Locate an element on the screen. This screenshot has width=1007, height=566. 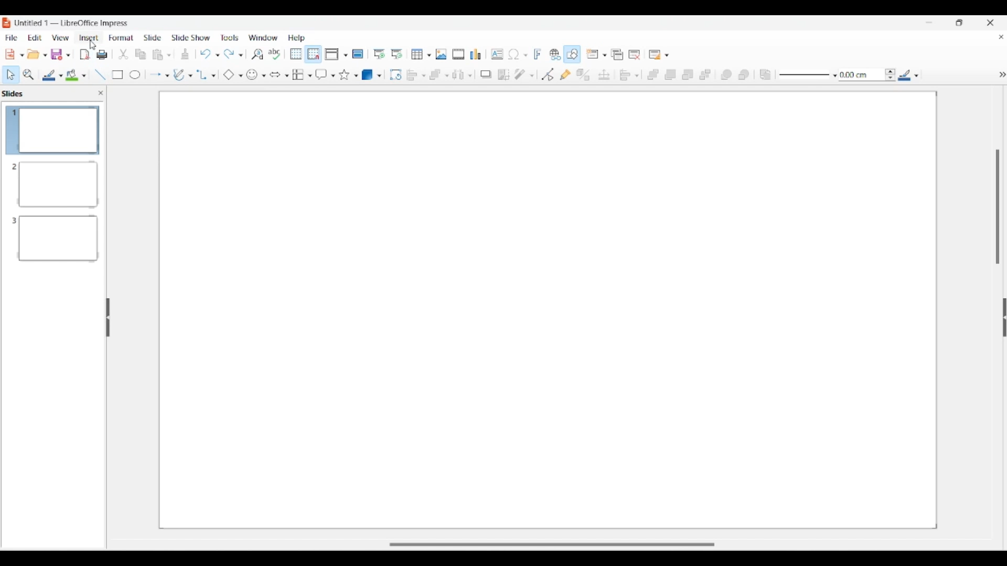
Insert textbox is located at coordinates (497, 54).